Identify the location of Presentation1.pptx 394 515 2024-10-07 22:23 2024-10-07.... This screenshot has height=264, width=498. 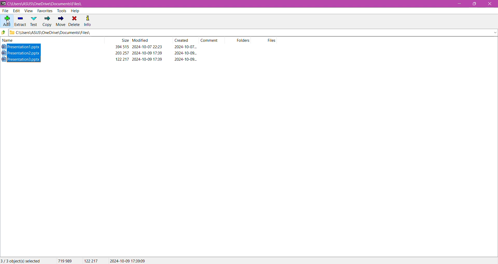
(101, 47).